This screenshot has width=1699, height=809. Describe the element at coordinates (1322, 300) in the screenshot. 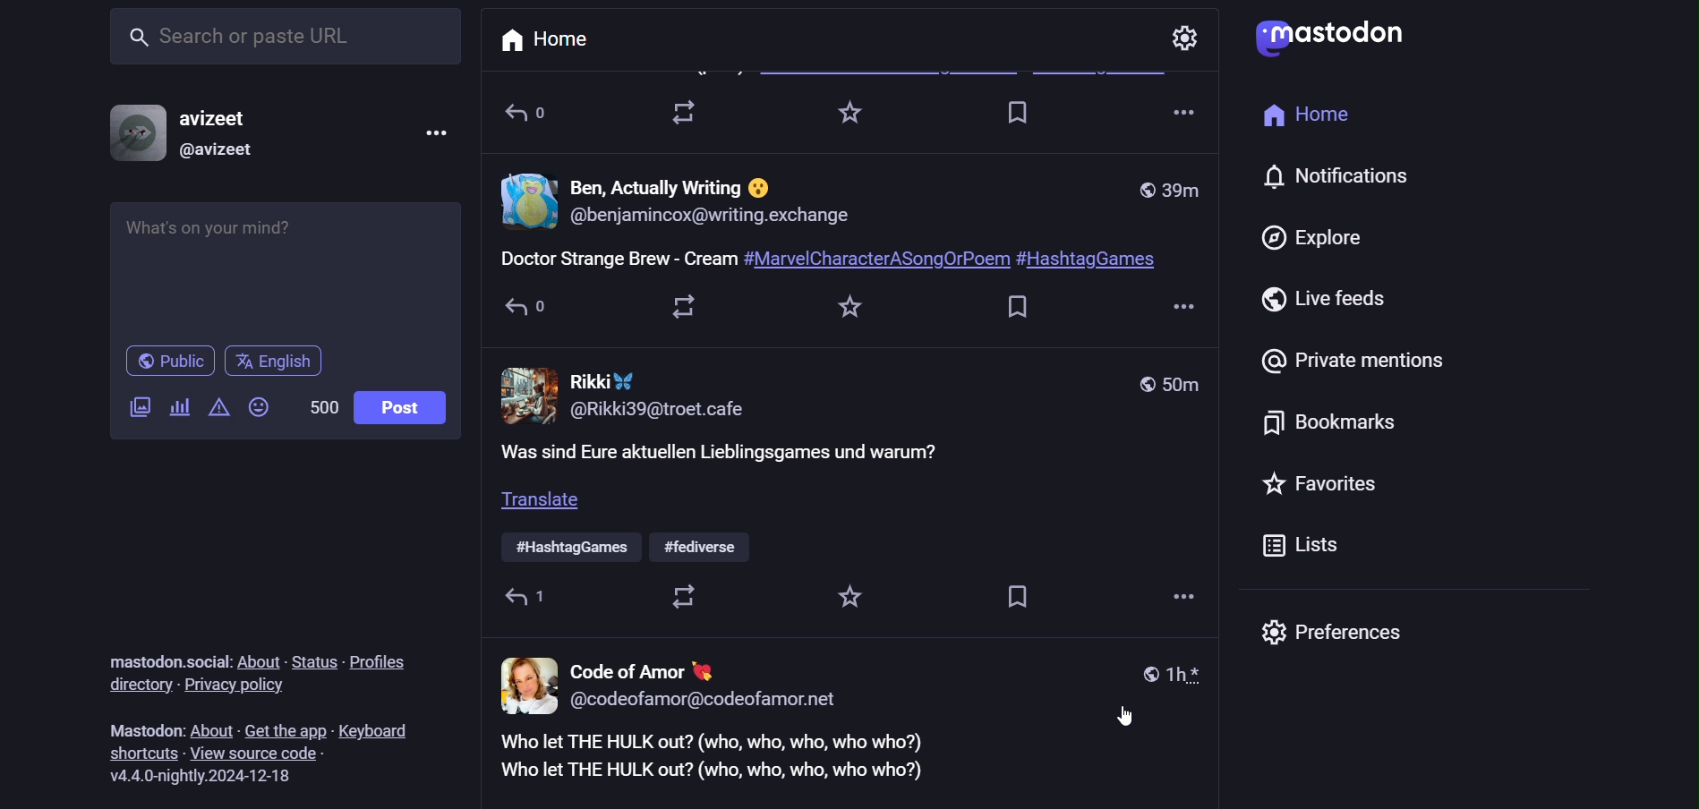

I see `live feeds` at that location.